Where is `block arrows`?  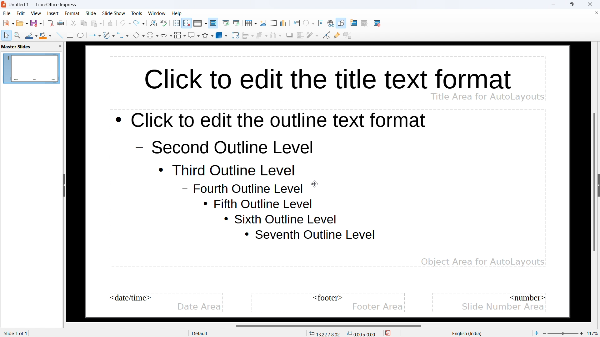 block arrows is located at coordinates (166, 35).